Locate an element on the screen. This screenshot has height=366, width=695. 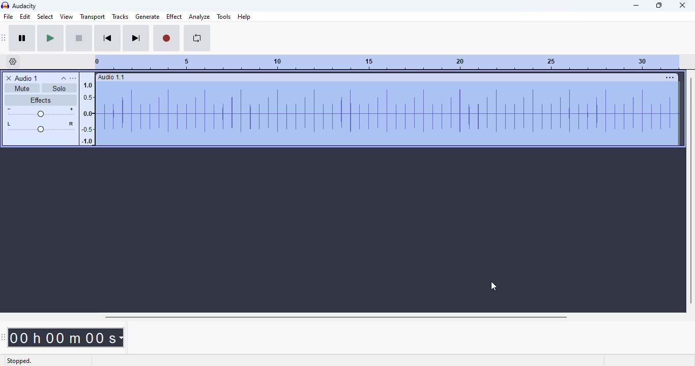
delete track is located at coordinates (9, 78).